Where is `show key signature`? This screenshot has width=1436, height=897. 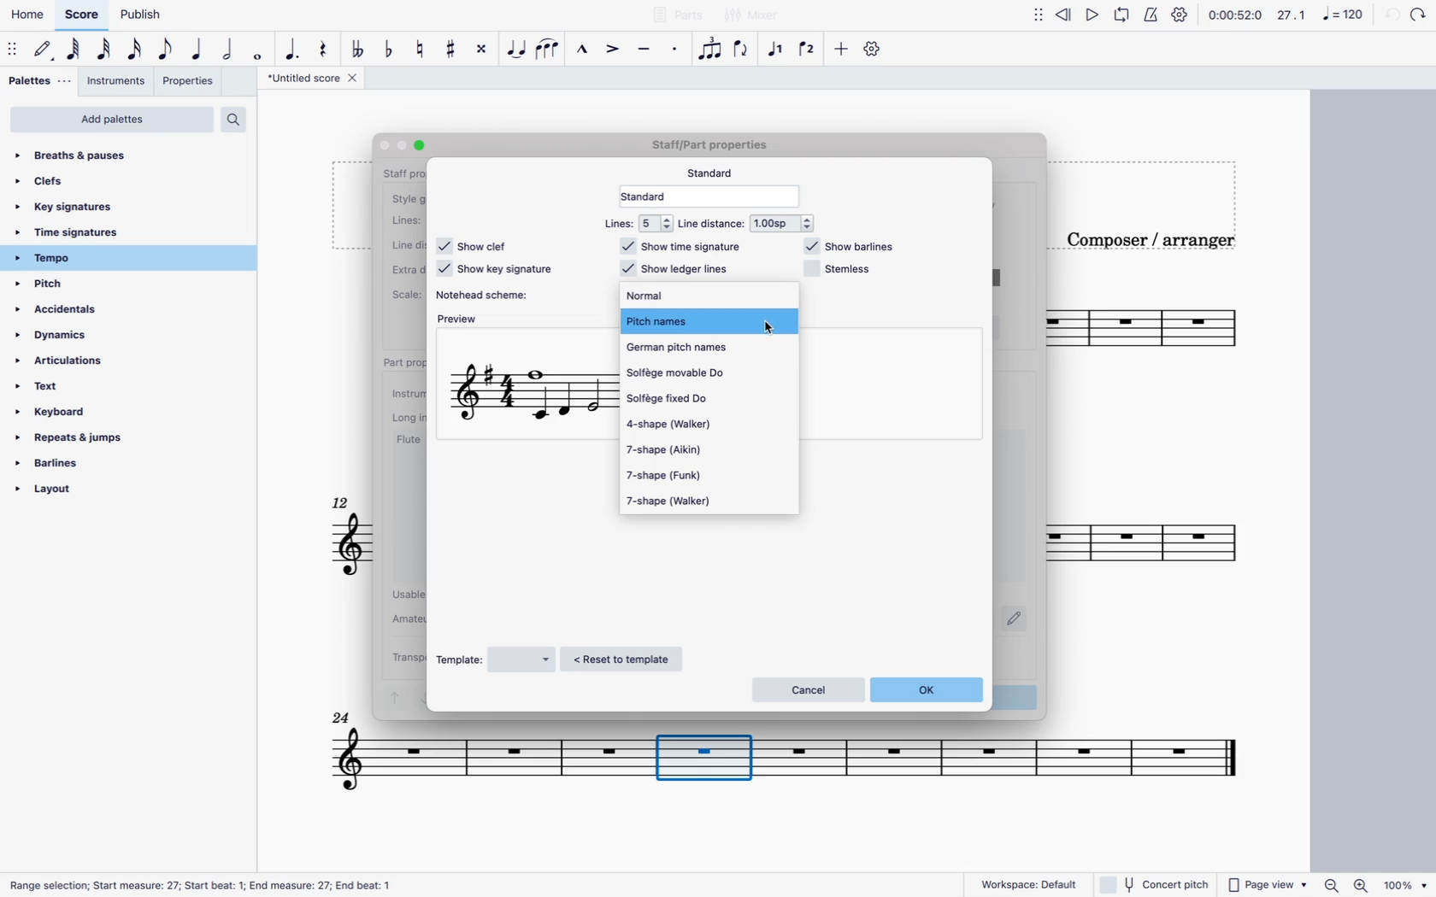 show key signature is located at coordinates (496, 270).